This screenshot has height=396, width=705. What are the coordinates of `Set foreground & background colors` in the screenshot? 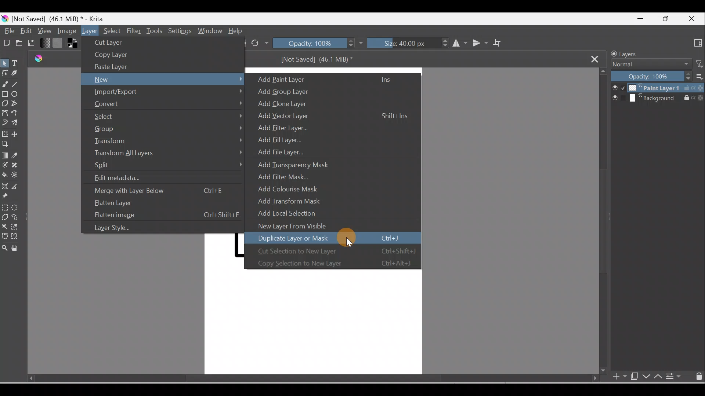 It's located at (72, 44).